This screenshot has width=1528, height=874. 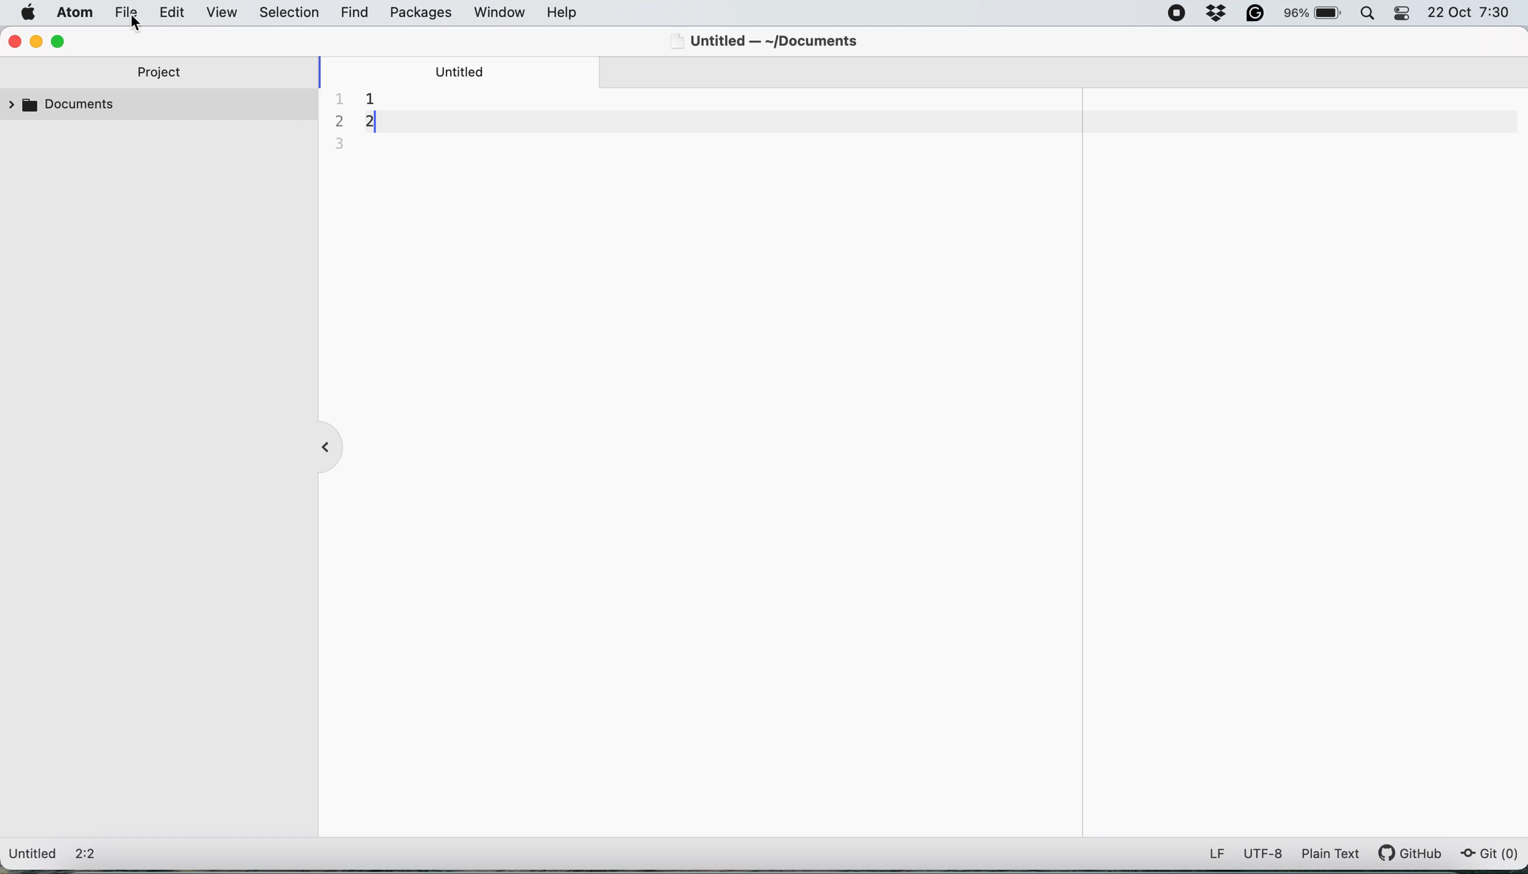 What do you see at coordinates (355, 13) in the screenshot?
I see `find` at bounding box center [355, 13].